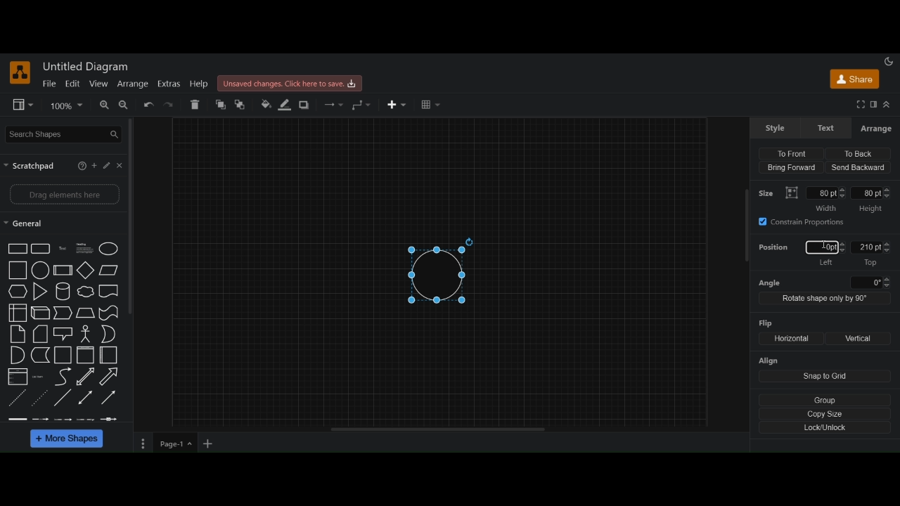  What do you see at coordinates (860, 105) in the screenshot?
I see `fullscreen` at bounding box center [860, 105].